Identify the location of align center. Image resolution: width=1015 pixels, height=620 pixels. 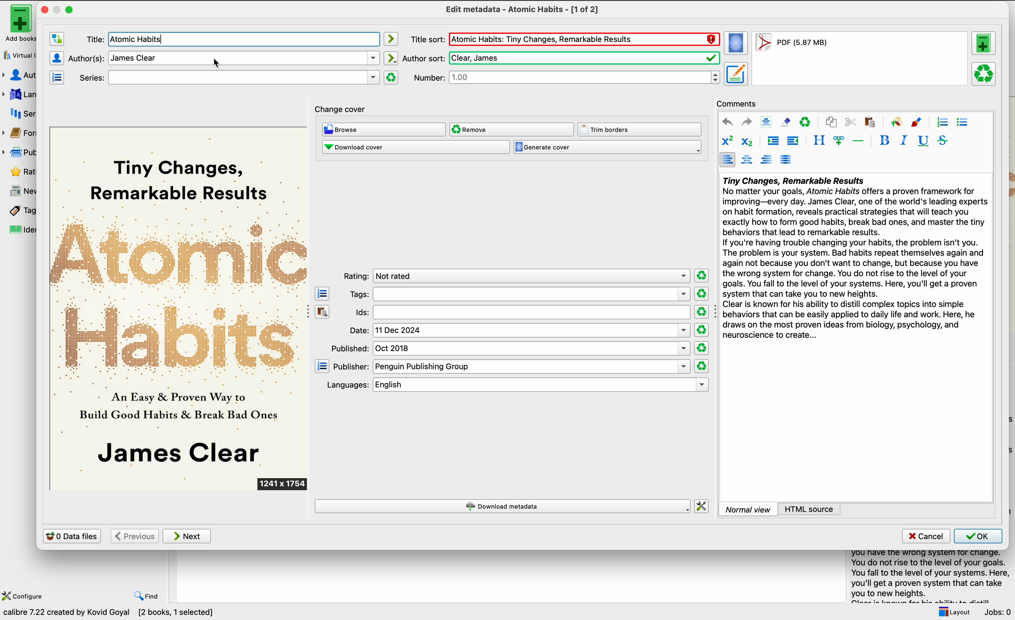
(747, 160).